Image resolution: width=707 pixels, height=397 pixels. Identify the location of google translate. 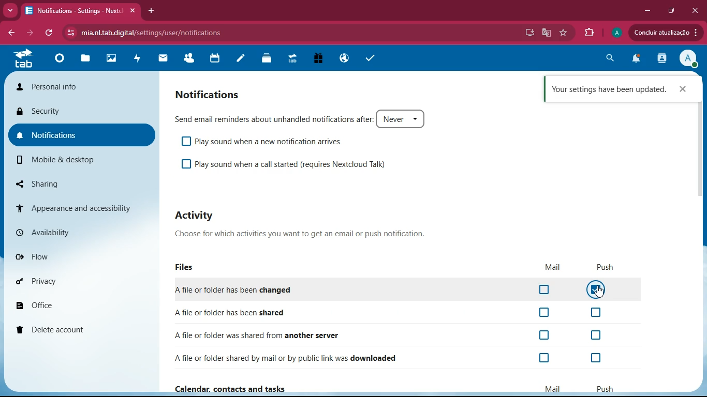
(546, 34).